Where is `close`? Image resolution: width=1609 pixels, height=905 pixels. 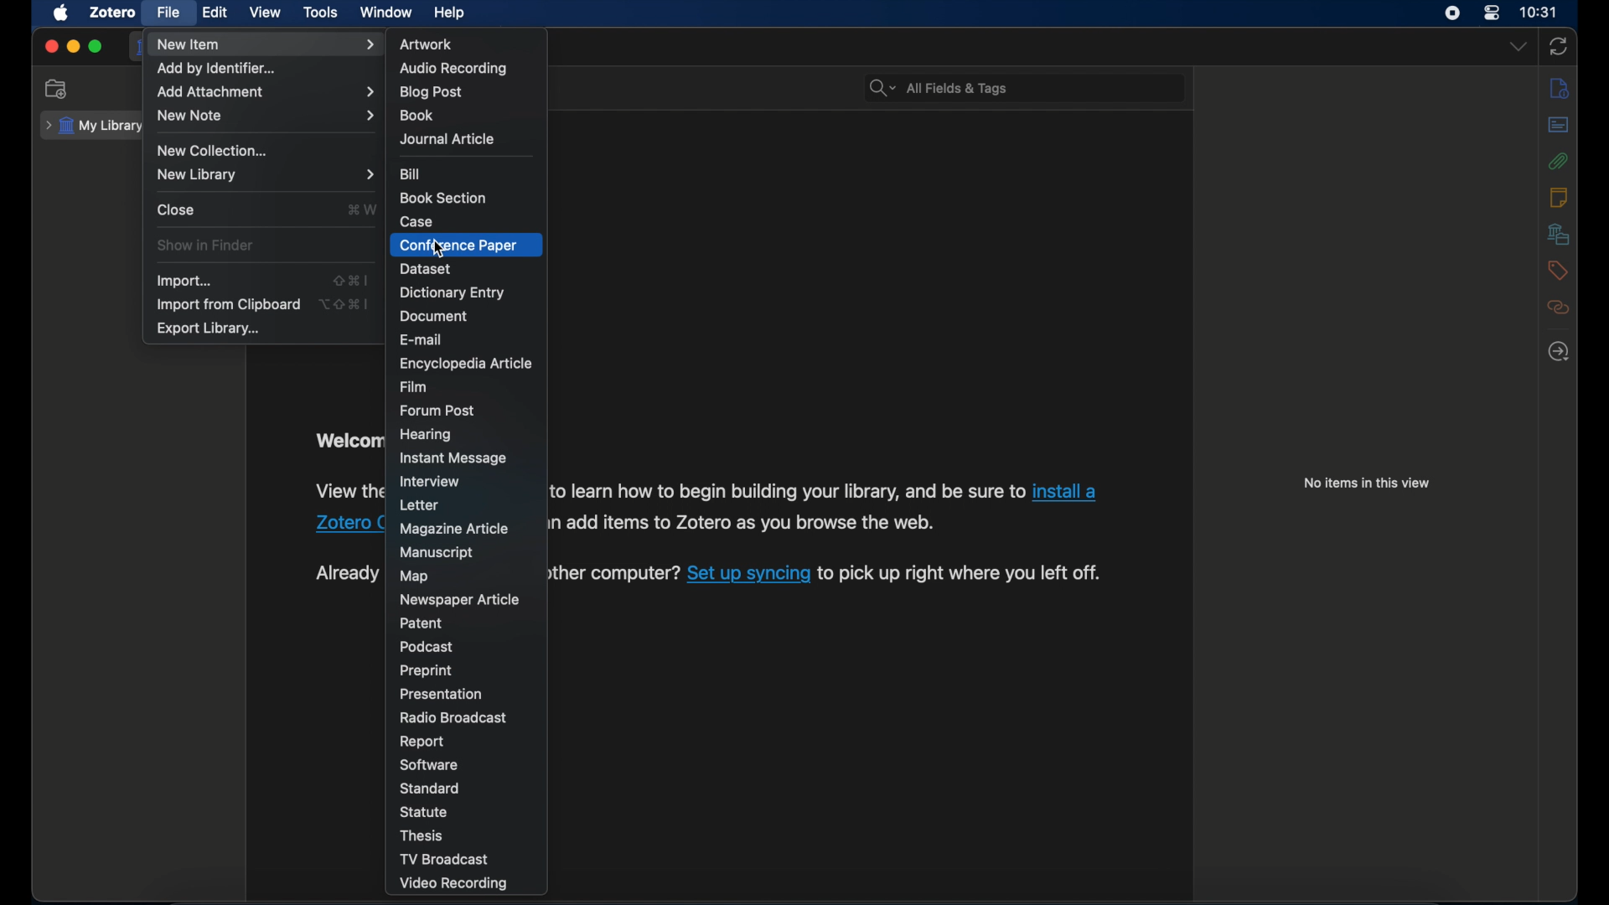
close is located at coordinates (177, 209).